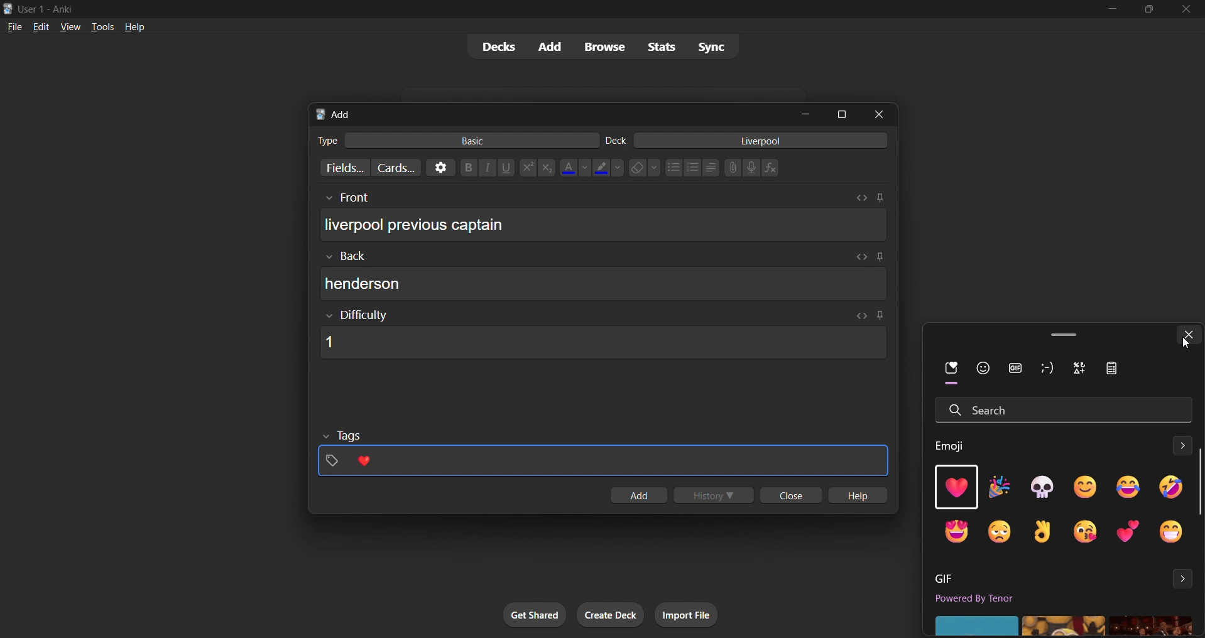 The height and width of the screenshot is (638, 1205). I want to click on GIF, so click(946, 579).